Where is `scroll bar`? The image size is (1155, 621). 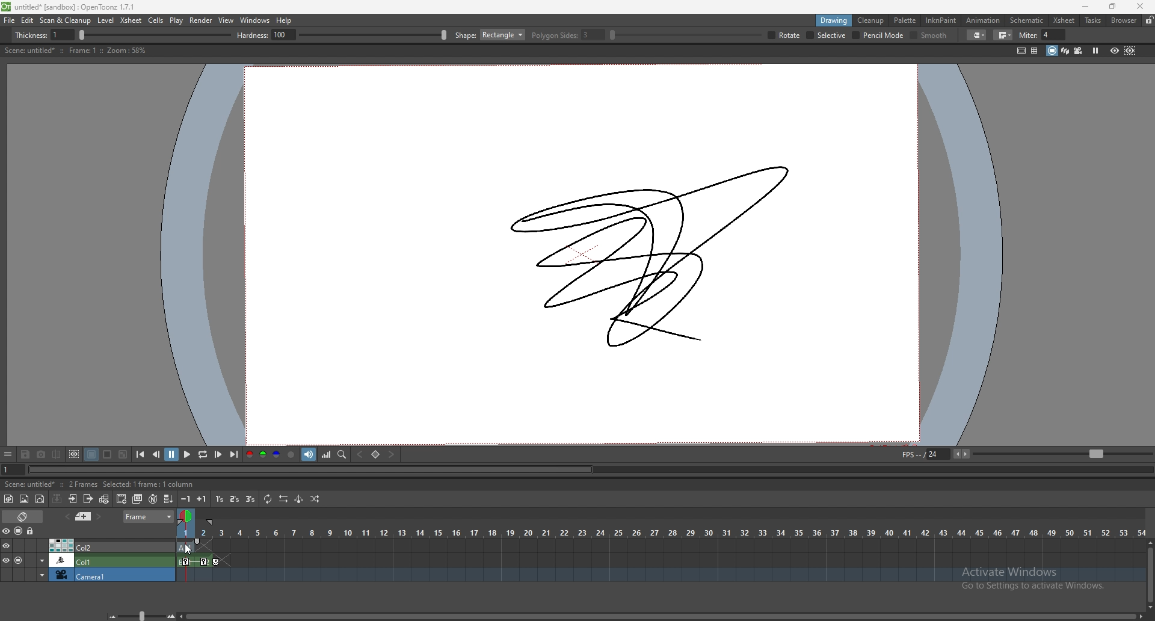 scroll bar is located at coordinates (662, 615).